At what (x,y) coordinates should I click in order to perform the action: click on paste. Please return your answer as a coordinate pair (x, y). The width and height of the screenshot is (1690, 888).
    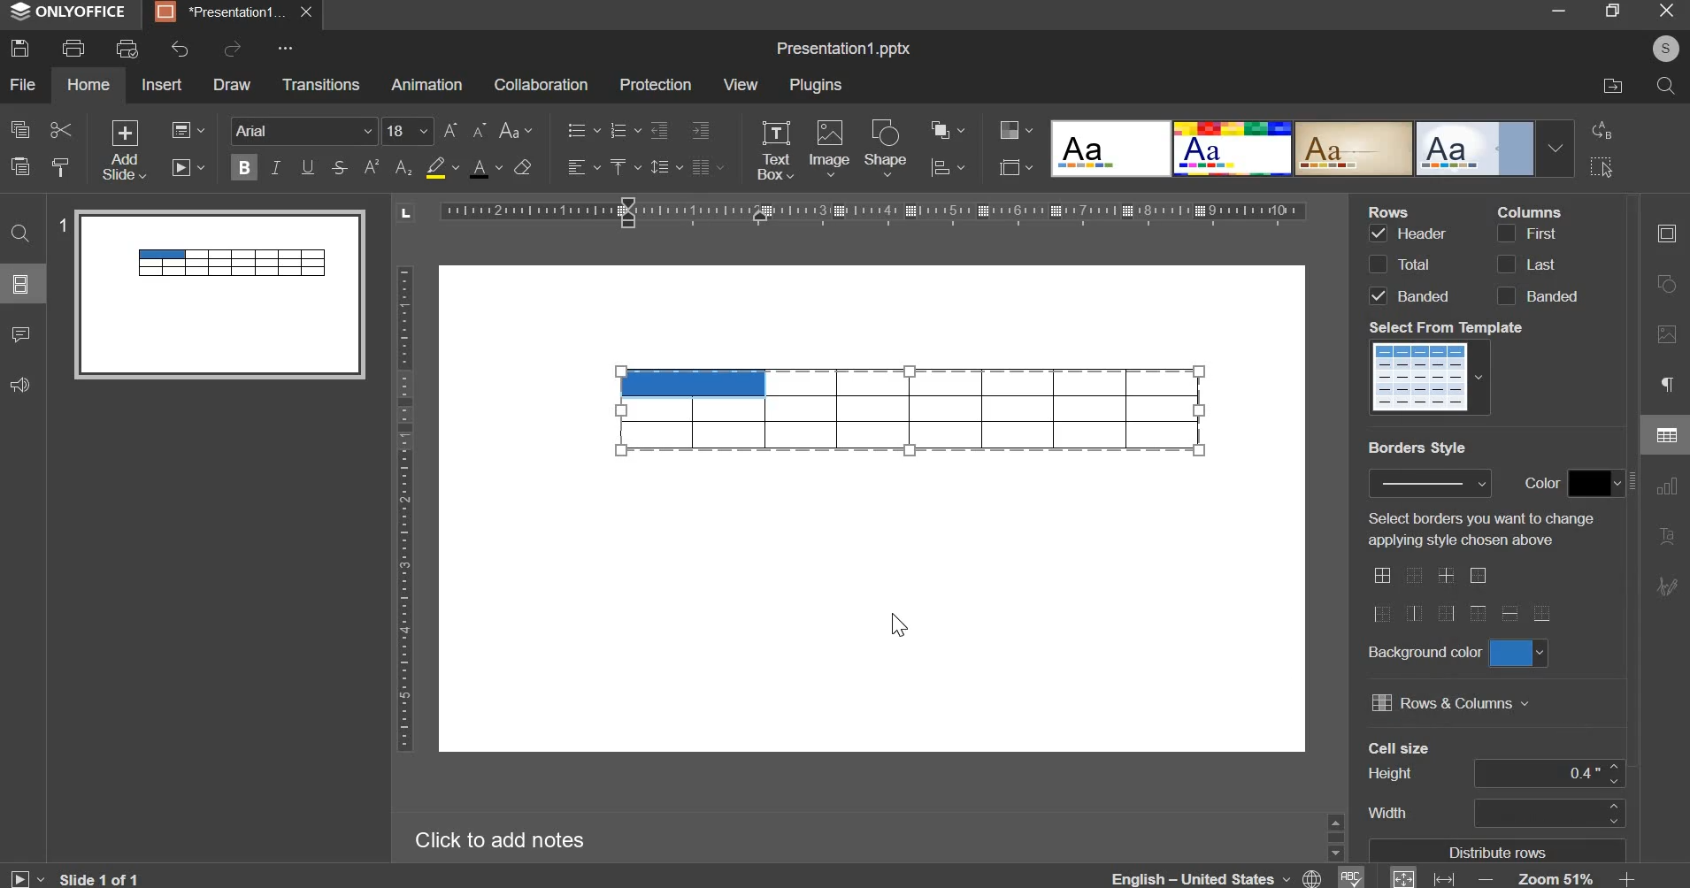
    Looking at the image, I should click on (19, 165).